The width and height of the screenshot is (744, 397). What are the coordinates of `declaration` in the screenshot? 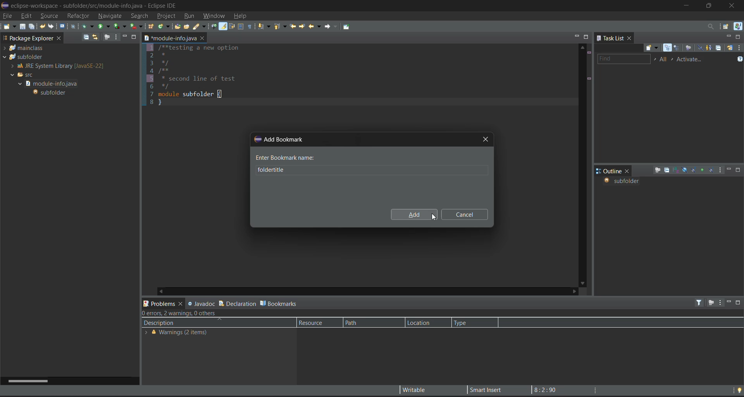 It's located at (237, 302).